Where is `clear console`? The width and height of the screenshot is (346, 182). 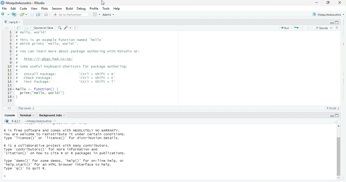
clear console is located at coordinates (336, 122).